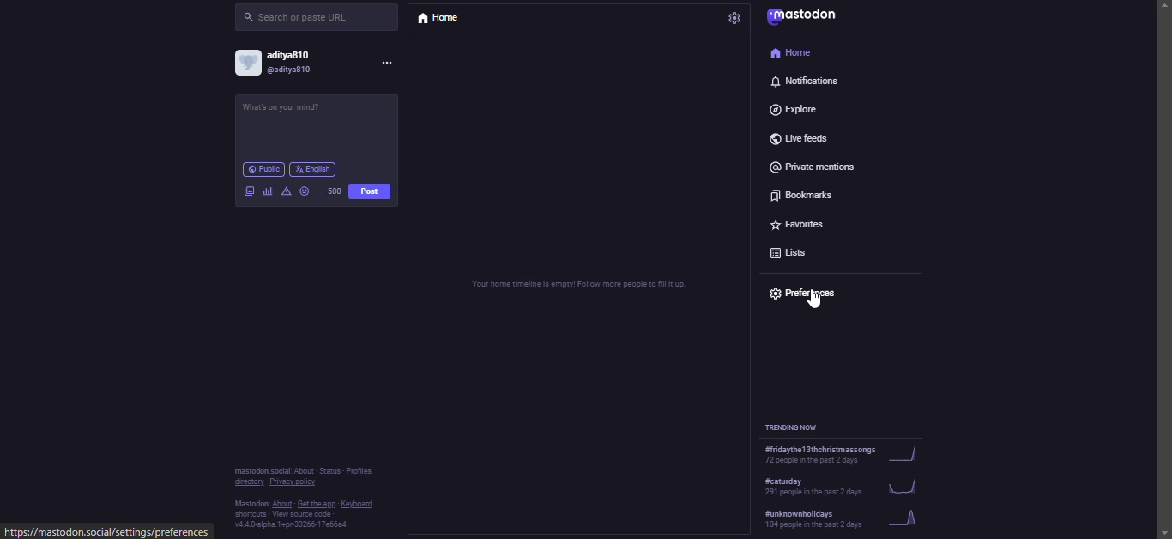  I want to click on scroll bar, so click(1161, 253).